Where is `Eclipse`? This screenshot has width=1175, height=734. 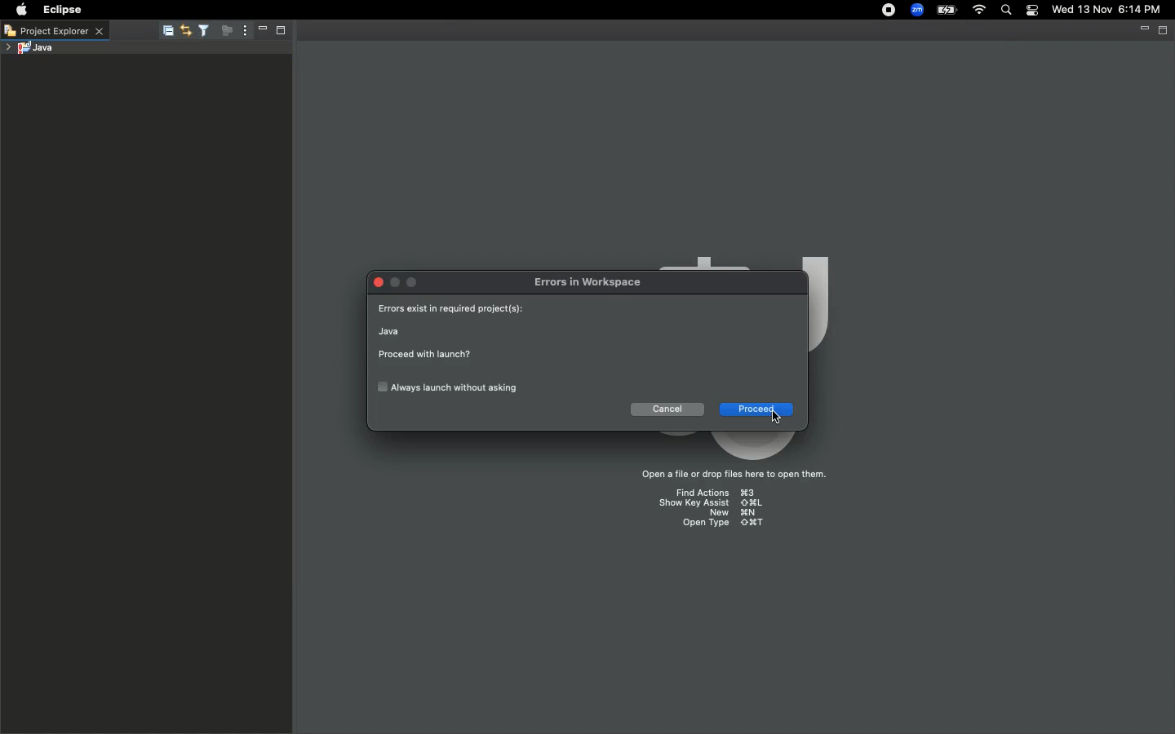
Eclipse is located at coordinates (60, 10).